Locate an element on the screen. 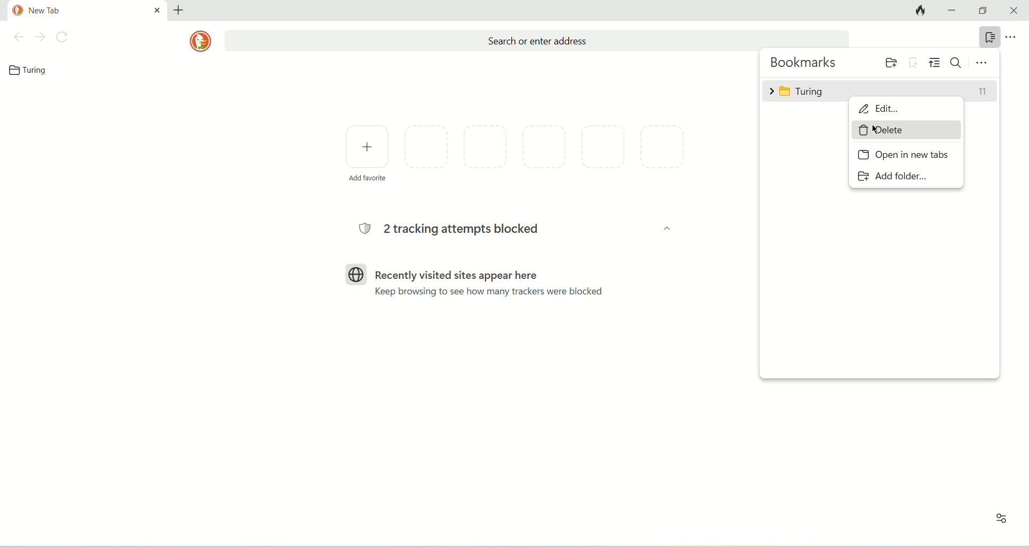 This screenshot has height=547, width=1029. home page settings is located at coordinates (999, 522).